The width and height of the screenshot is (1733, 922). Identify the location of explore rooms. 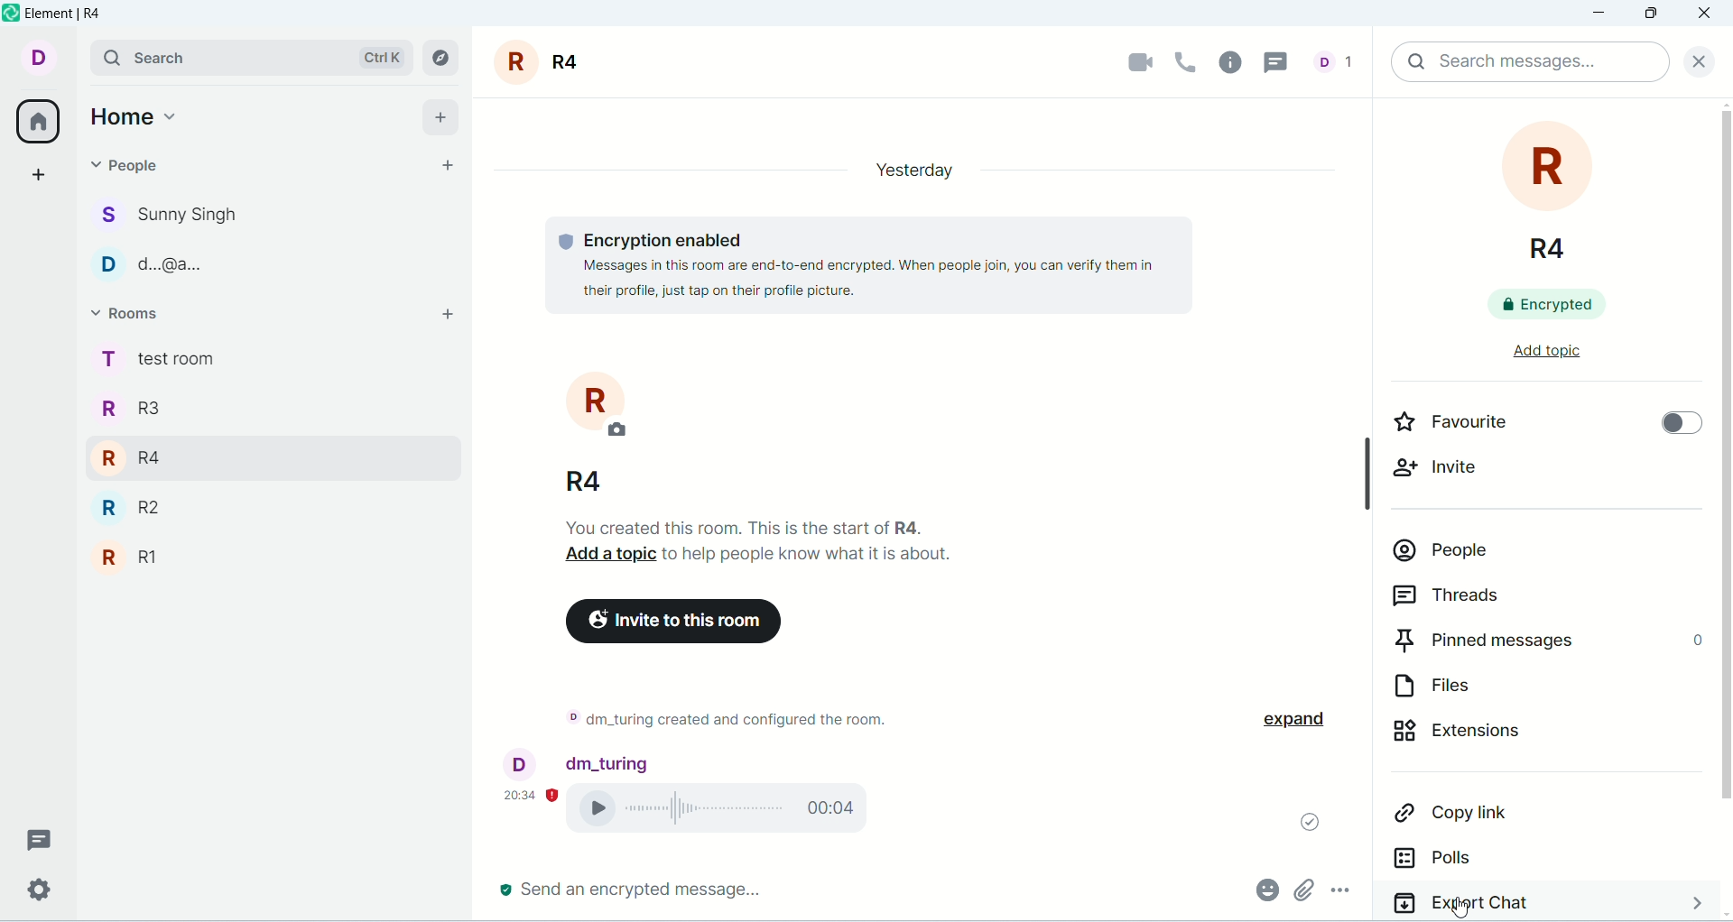
(442, 58).